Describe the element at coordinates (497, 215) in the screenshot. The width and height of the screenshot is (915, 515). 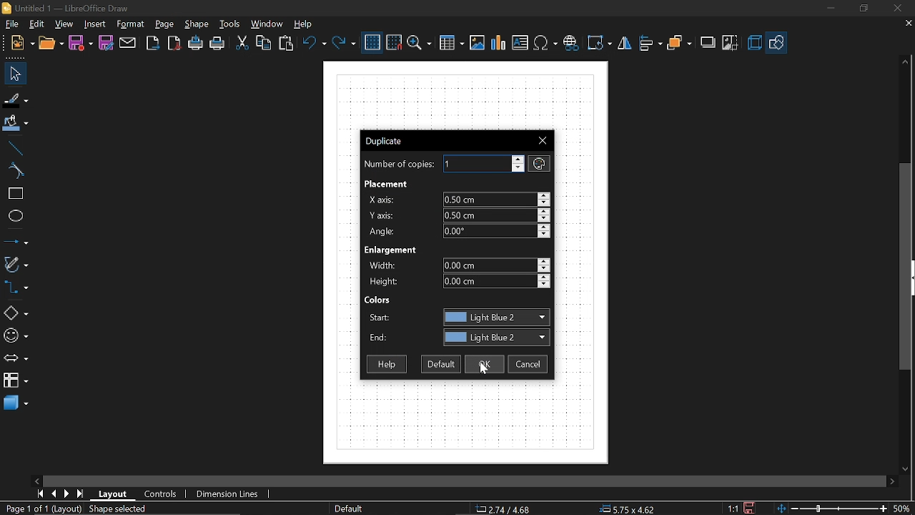
I see `y axis` at that location.